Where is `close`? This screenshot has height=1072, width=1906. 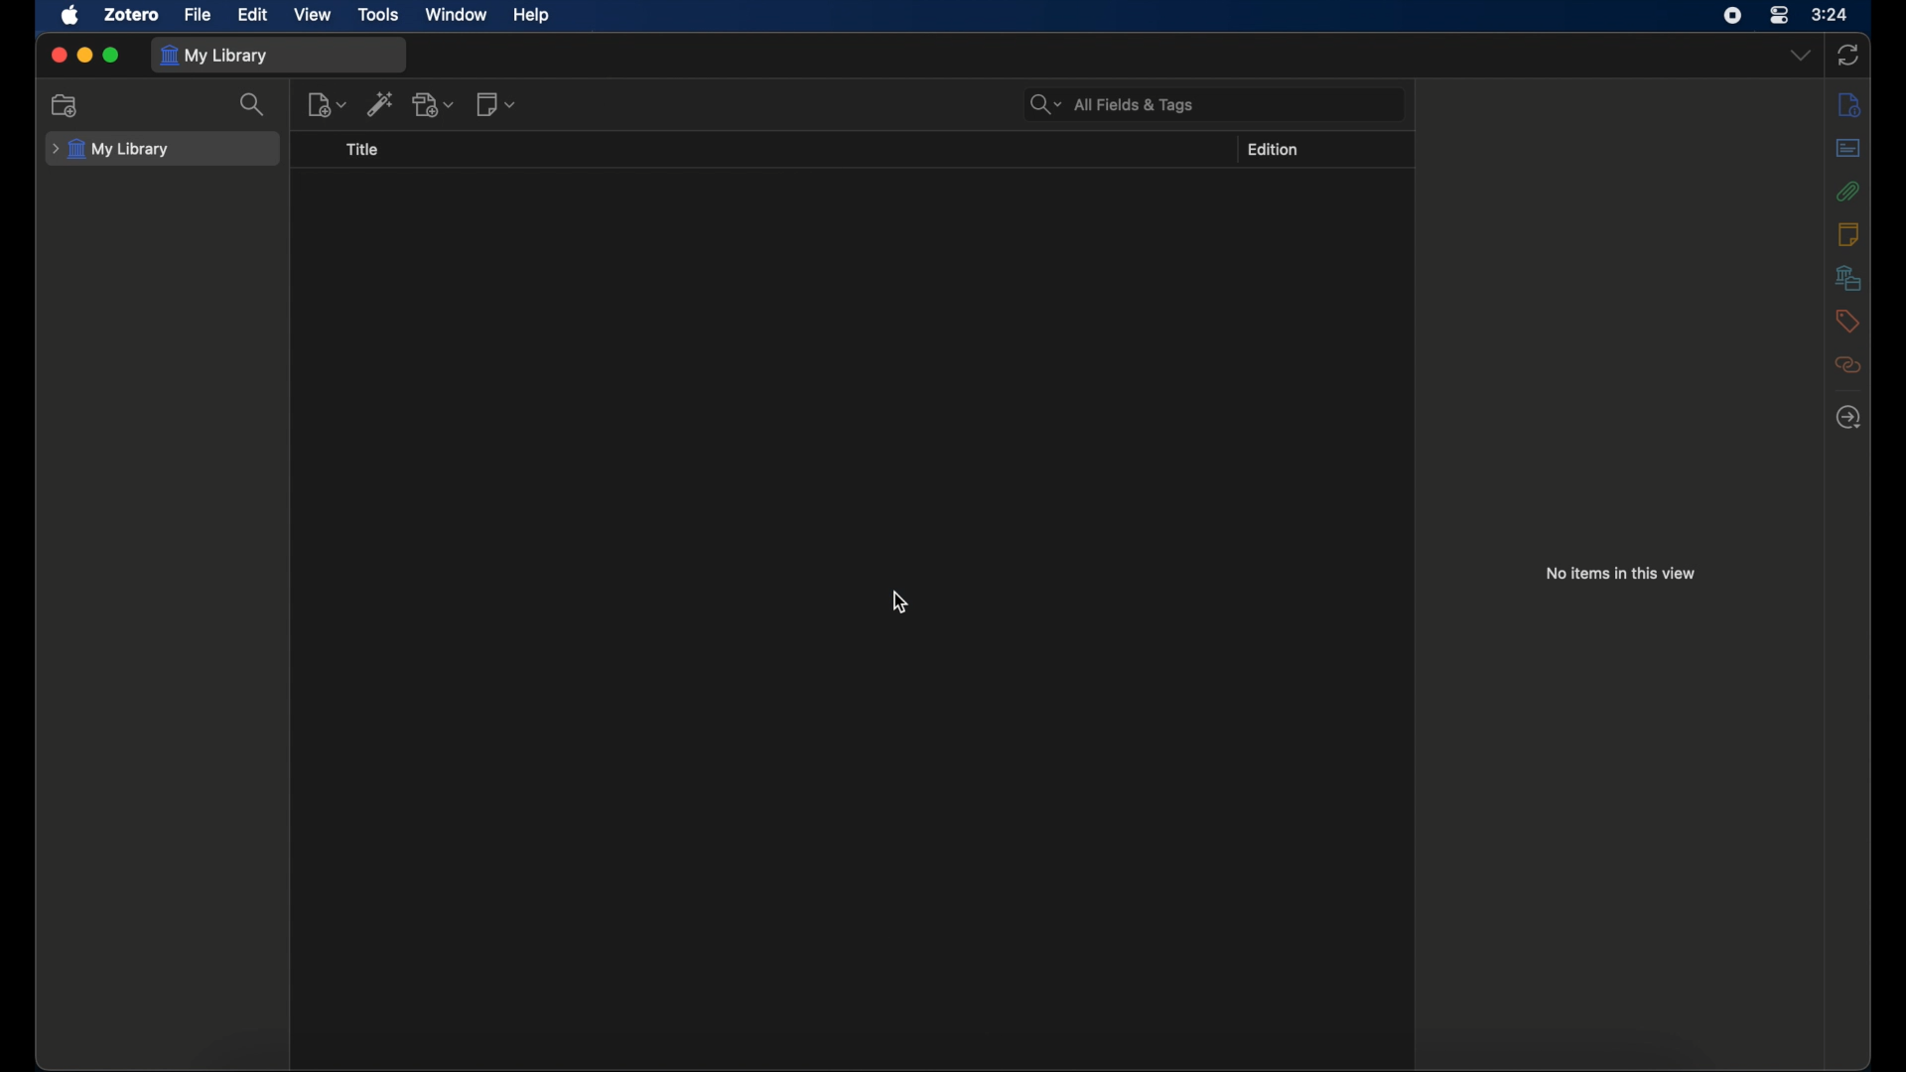
close is located at coordinates (58, 56).